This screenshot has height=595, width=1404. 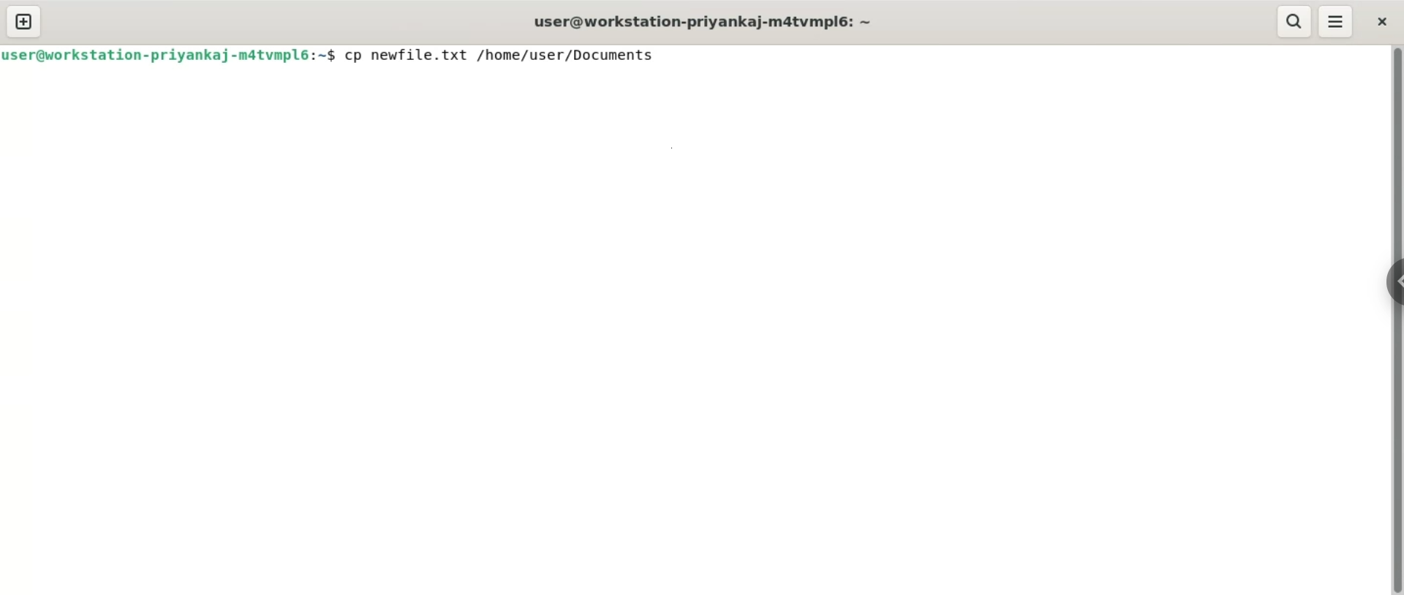 I want to click on menu, so click(x=1337, y=21).